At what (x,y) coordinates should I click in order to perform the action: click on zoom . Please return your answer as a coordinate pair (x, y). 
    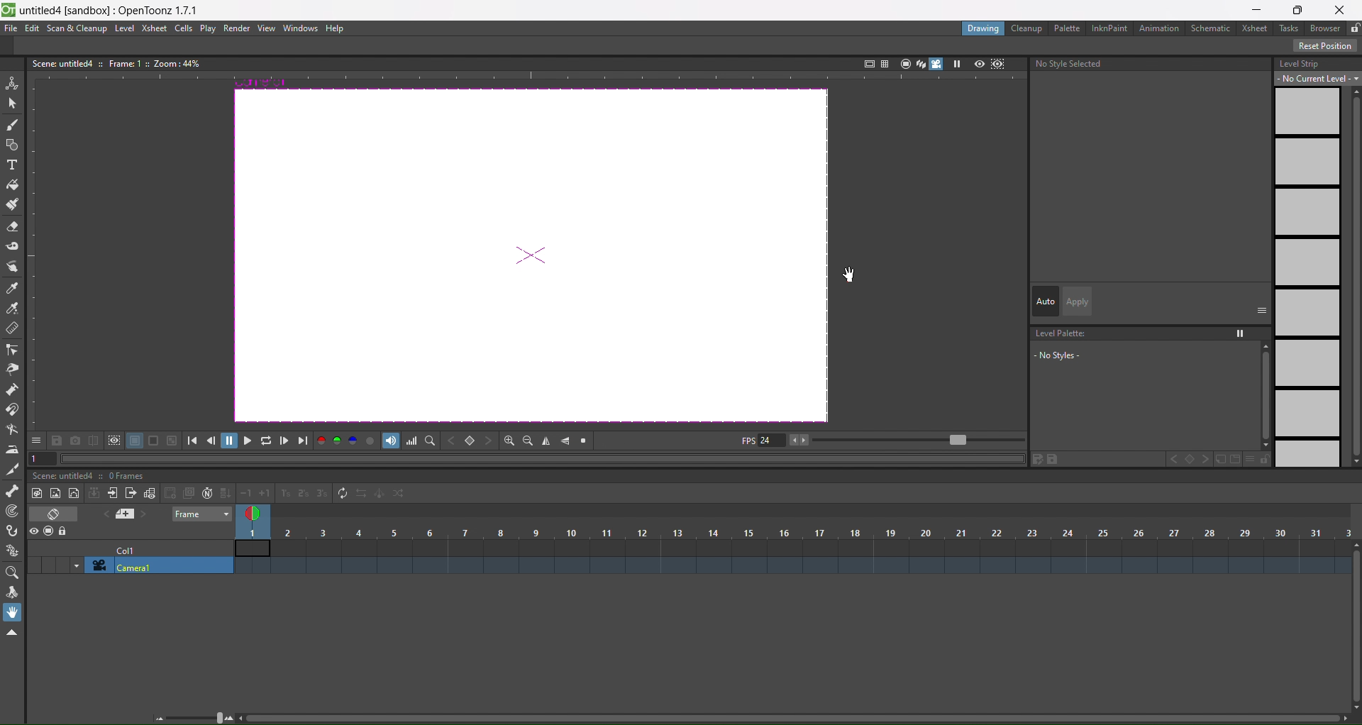
    Looking at the image, I should click on (196, 716).